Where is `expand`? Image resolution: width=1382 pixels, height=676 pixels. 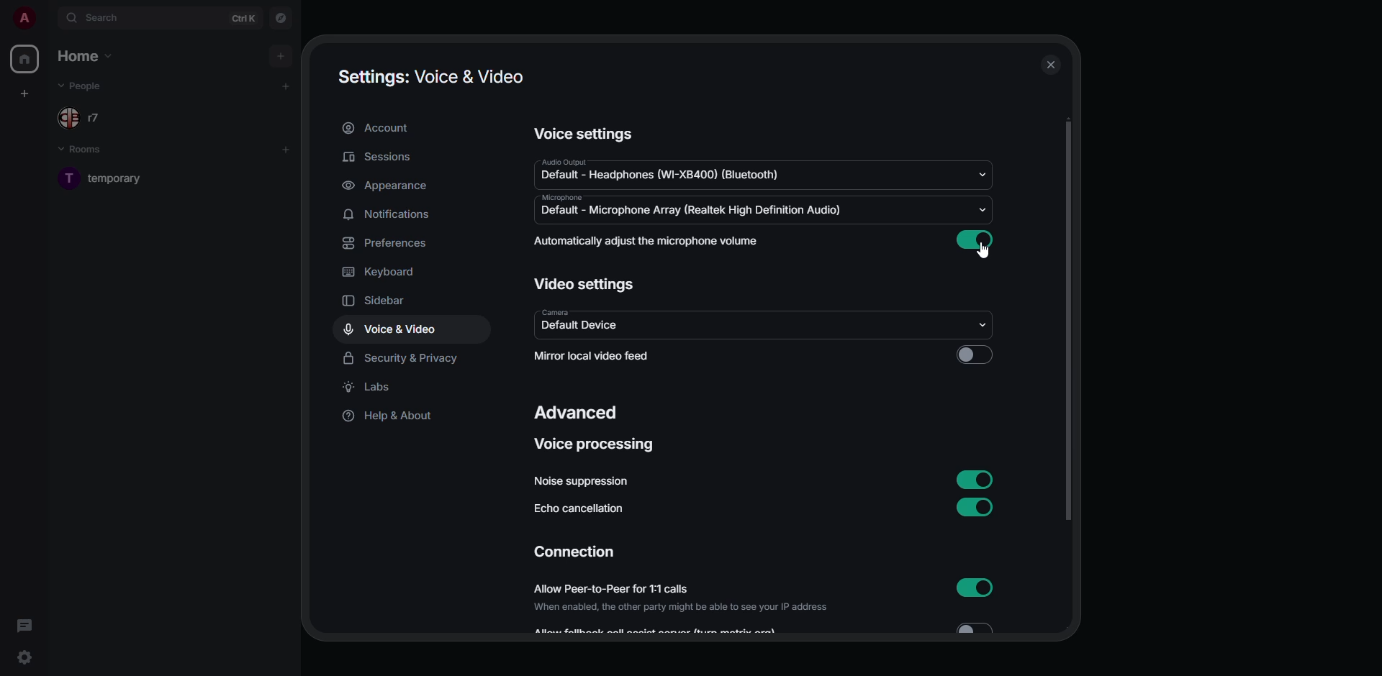 expand is located at coordinates (49, 17).